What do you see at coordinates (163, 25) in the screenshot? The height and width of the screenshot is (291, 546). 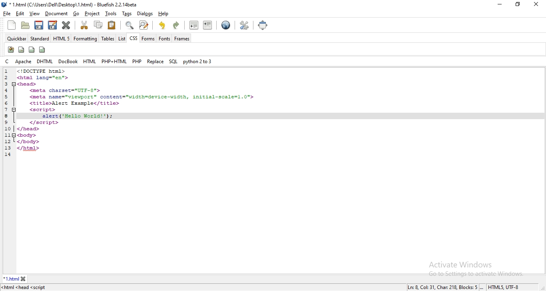 I see `undo` at bounding box center [163, 25].